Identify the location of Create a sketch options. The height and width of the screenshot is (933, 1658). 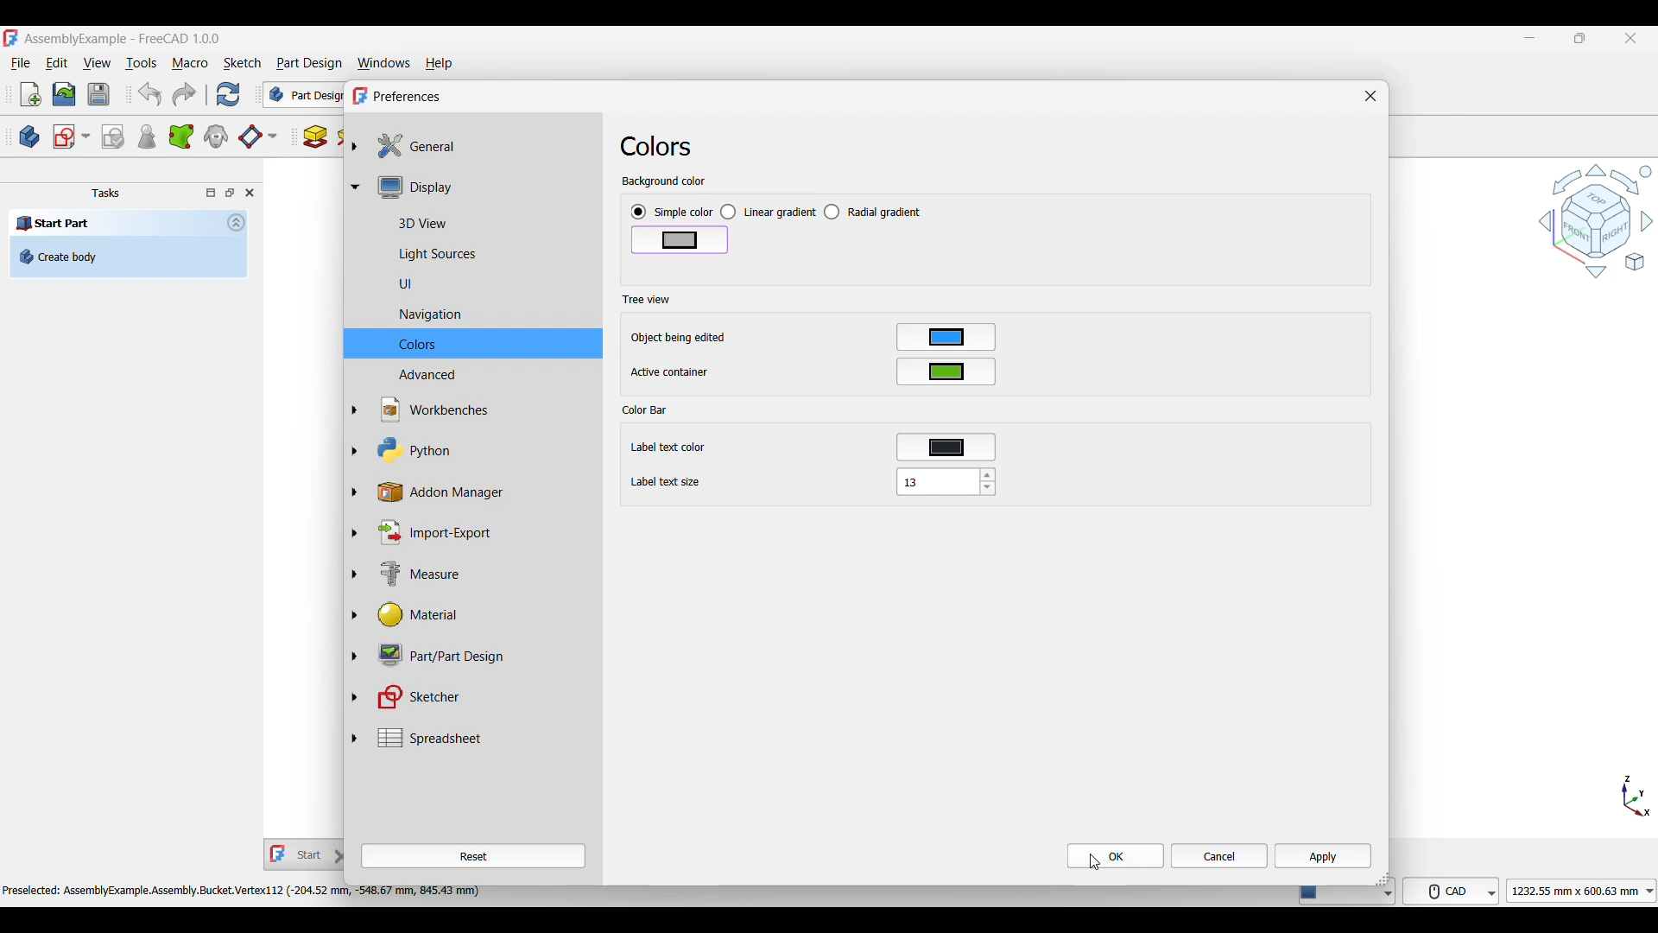
(72, 136).